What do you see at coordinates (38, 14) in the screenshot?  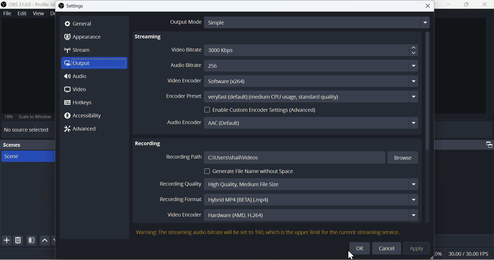 I see `View` at bounding box center [38, 14].